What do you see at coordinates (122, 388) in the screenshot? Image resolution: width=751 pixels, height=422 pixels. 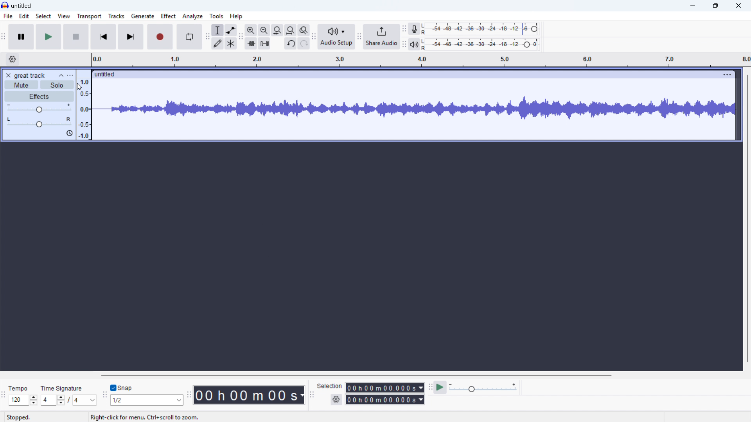 I see `Toggle snap ` at bounding box center [122, 388].